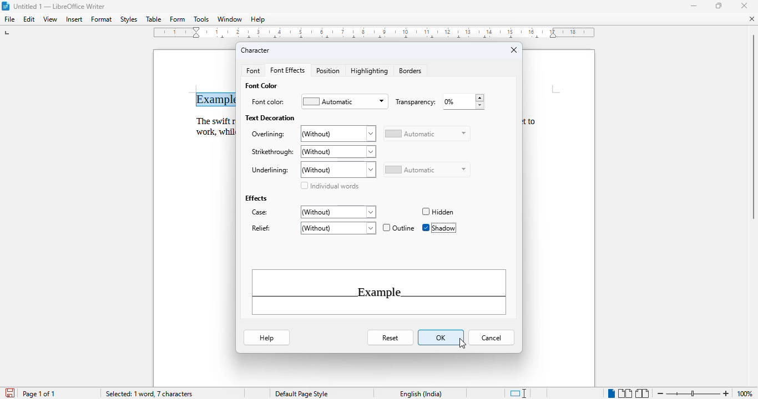 Image resolution: width=758 pixels, height=399 pixels. Describe the element at coordinates (329, 186) in the screenshot. I see `individual words` at that location.